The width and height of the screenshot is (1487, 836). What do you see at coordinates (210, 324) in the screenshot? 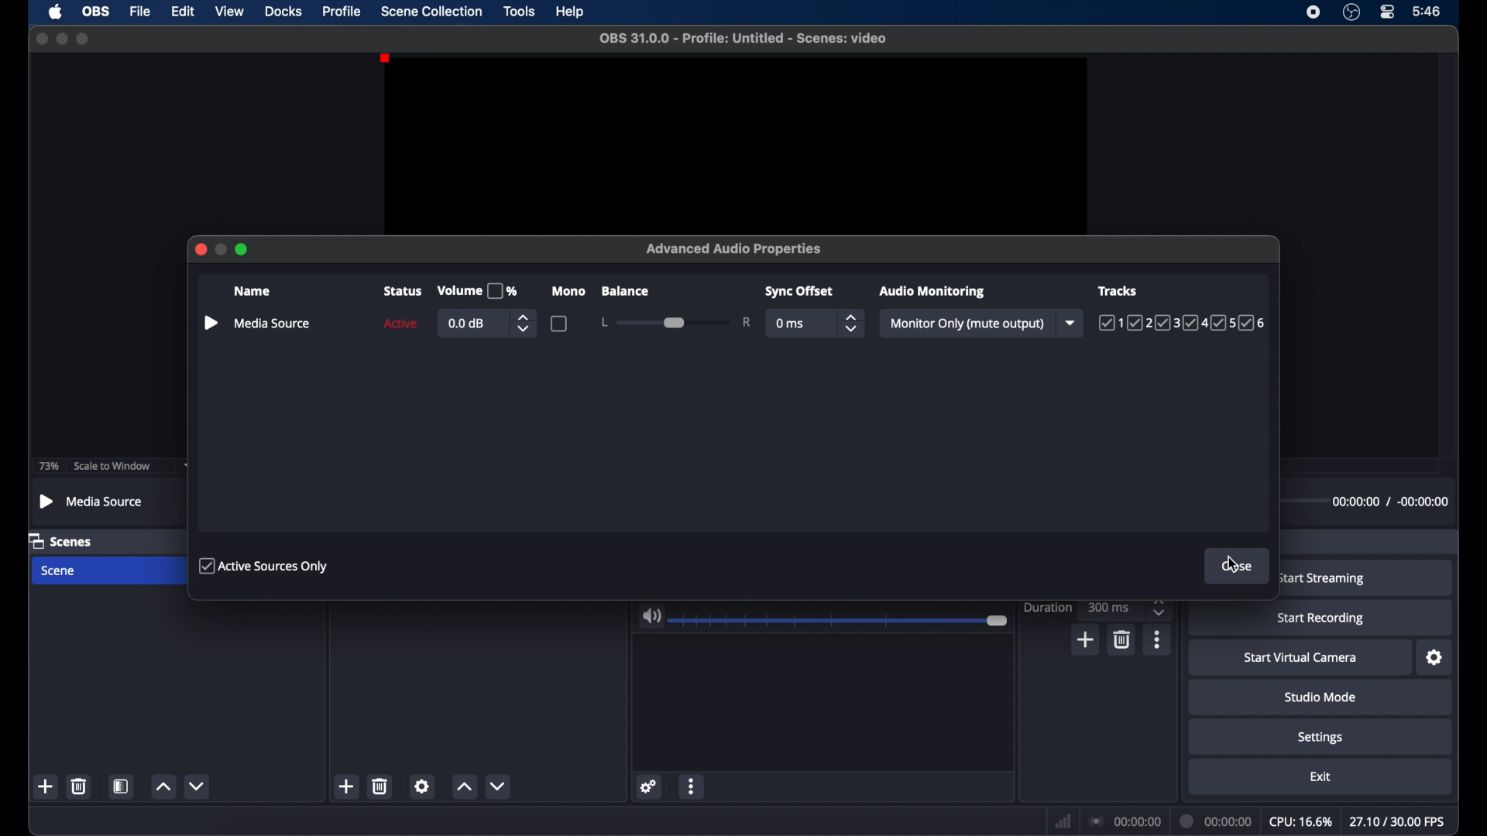
I see `sidebar` at bounding box center [210, 324].